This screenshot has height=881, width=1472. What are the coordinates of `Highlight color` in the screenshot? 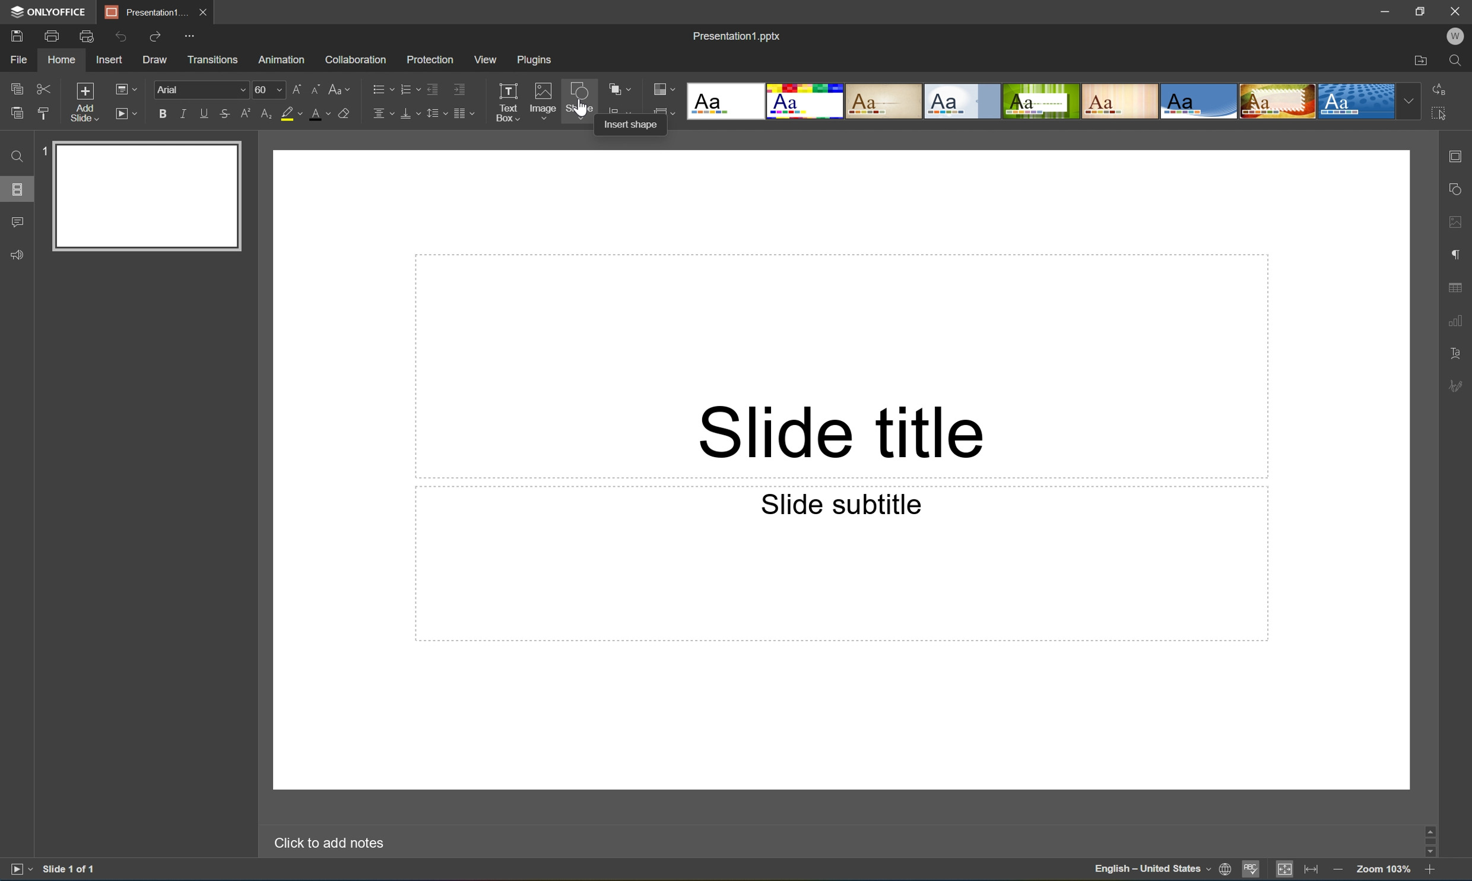 It's located at (296, 114).